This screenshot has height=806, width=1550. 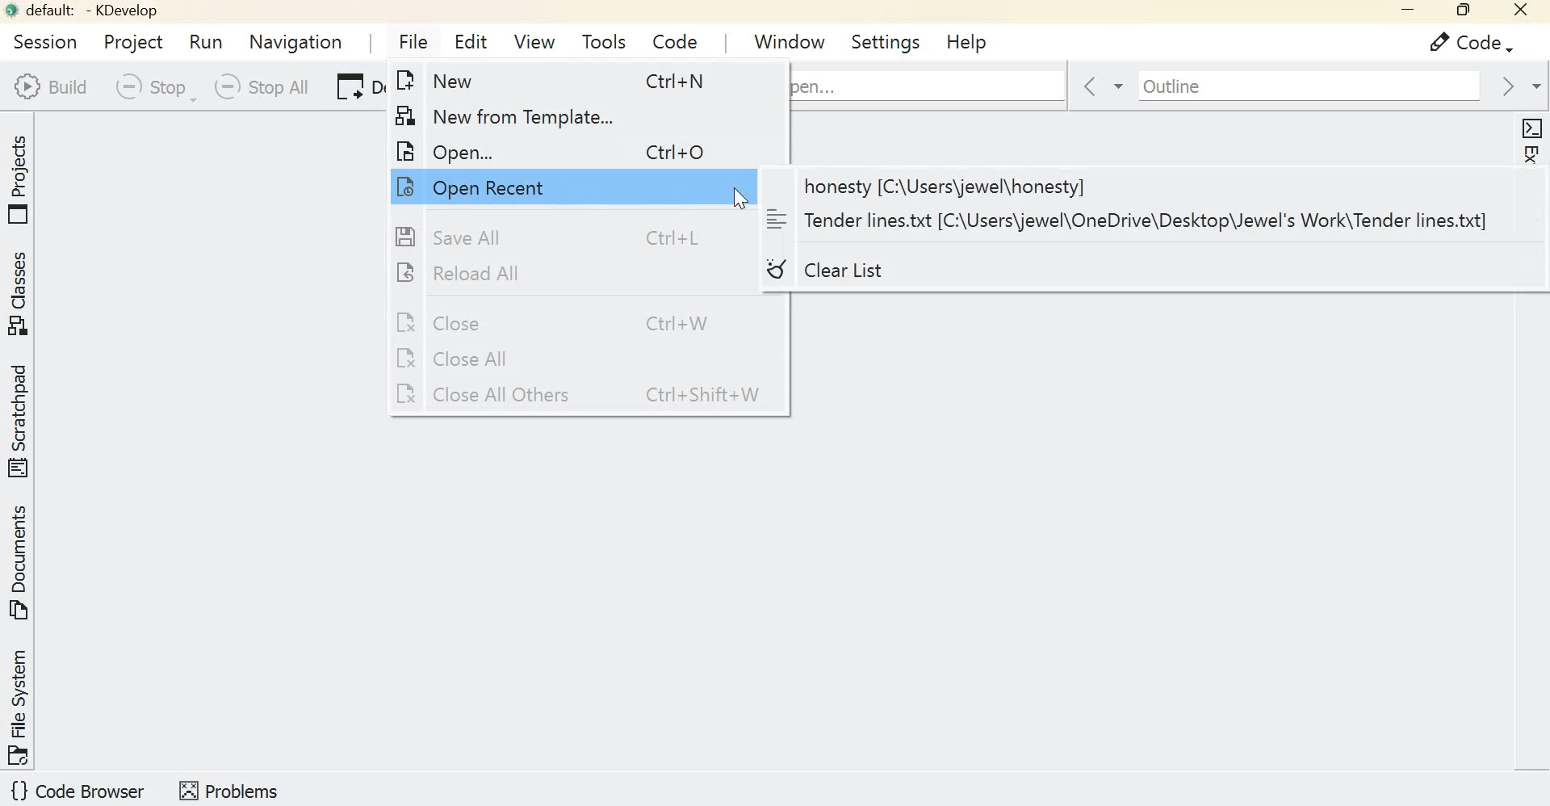 I want to click on Run, so click(x=209, y=42).